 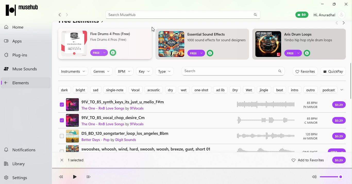 What do you see at coordinates (59, 15) in the screenshot?
I see `Navigate back` at bounding box center [59, 15].